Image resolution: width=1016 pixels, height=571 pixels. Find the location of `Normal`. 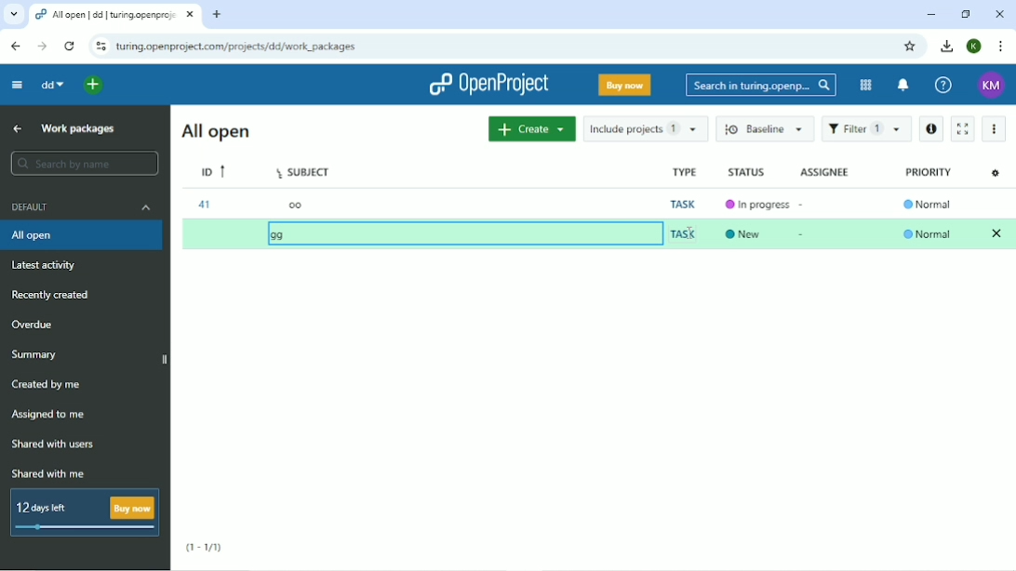

Normal is located at coordinates (928, 204).